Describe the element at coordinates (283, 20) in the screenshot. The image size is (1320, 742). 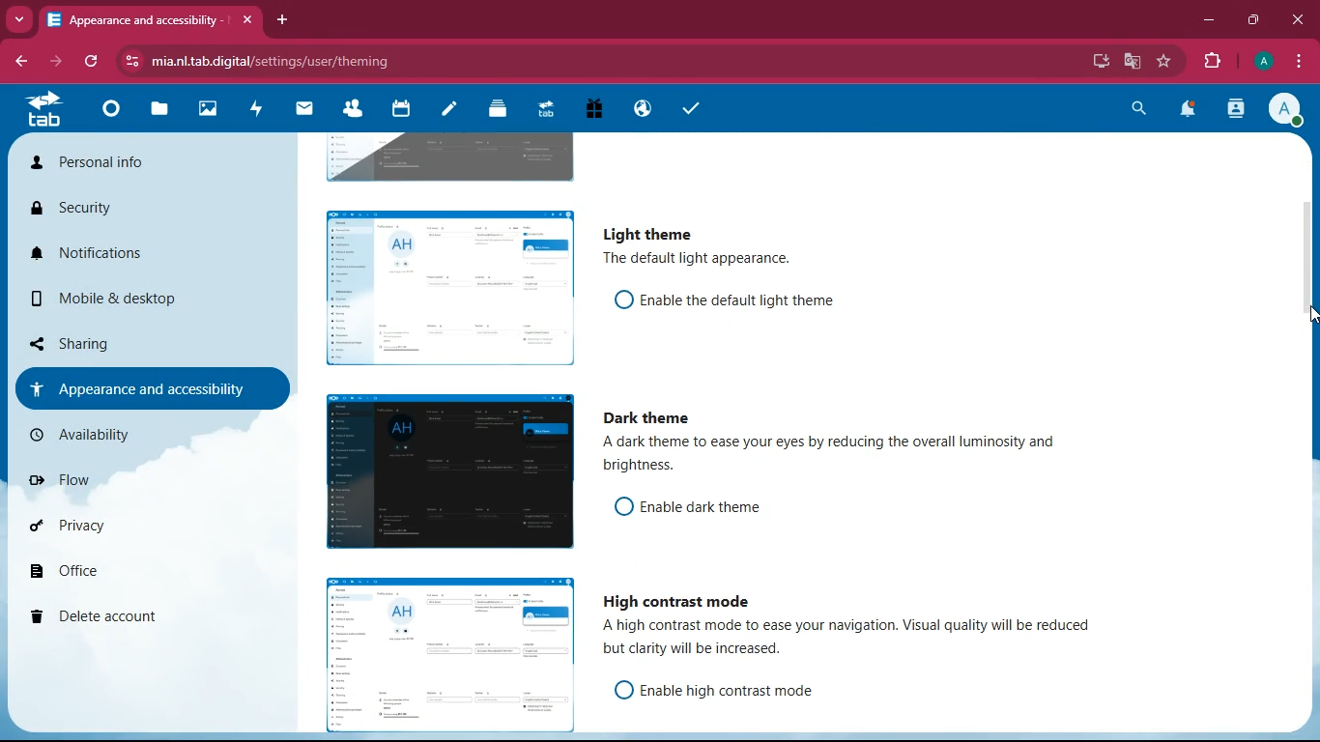
I see `add tab` at that location.